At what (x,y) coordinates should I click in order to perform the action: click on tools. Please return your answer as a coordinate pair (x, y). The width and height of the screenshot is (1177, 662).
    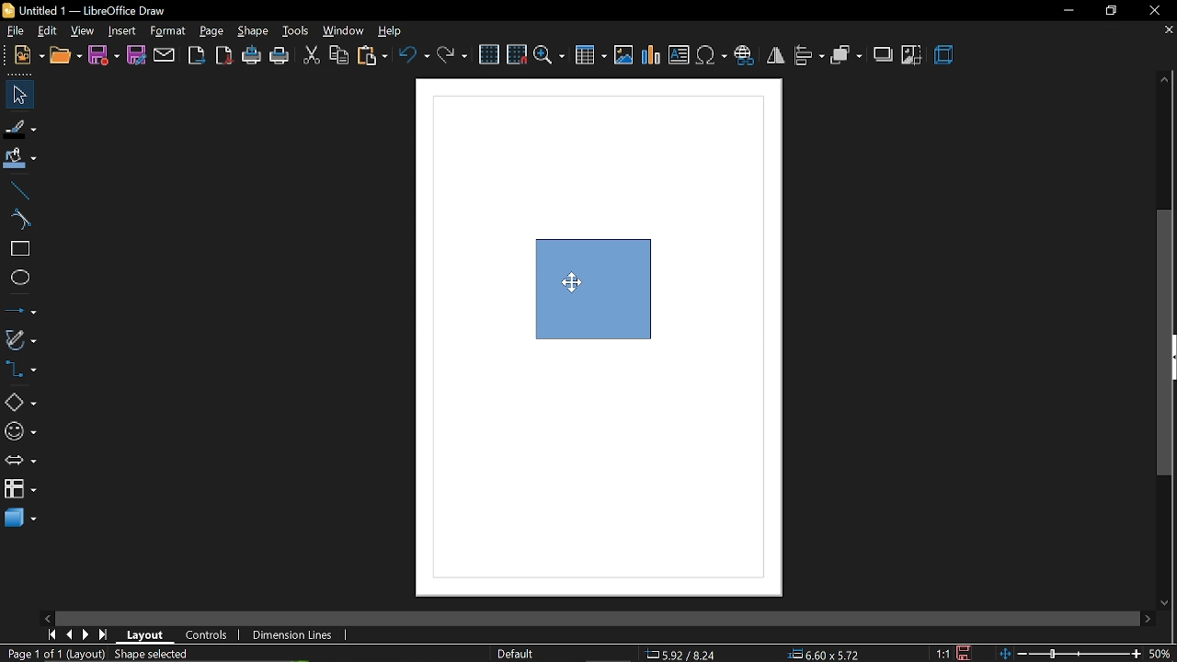
    Looking at the image, I should click on (297, 32).